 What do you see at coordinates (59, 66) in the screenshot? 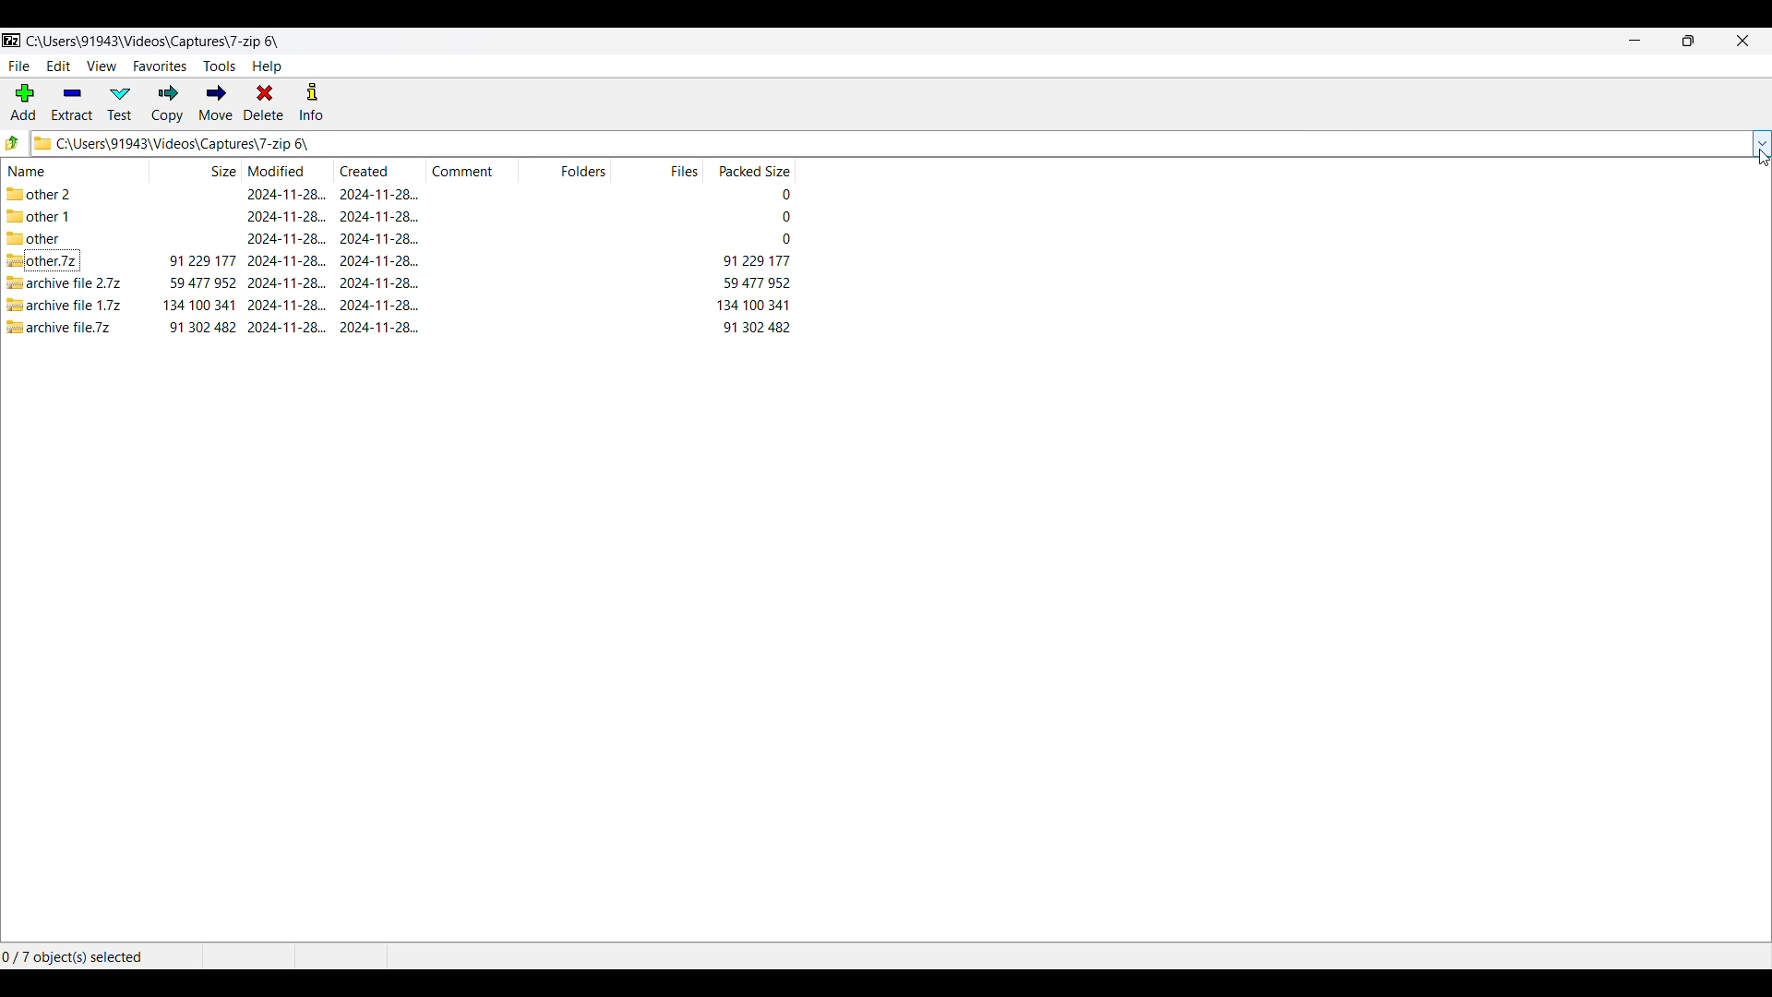
I see `Edit menu` at bounding box center [59, 66].